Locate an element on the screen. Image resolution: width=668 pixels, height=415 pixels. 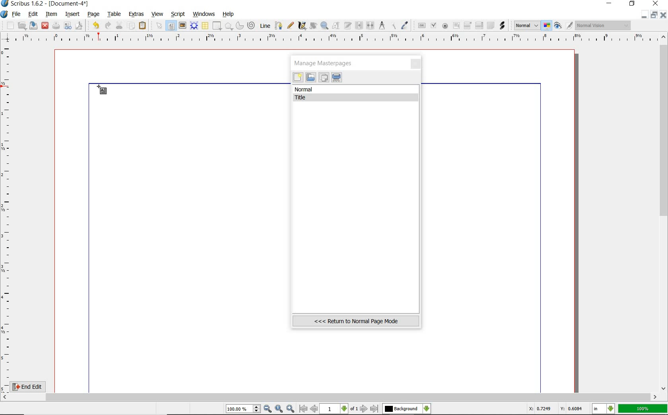
rotate item is located at coordinates (313, 26).